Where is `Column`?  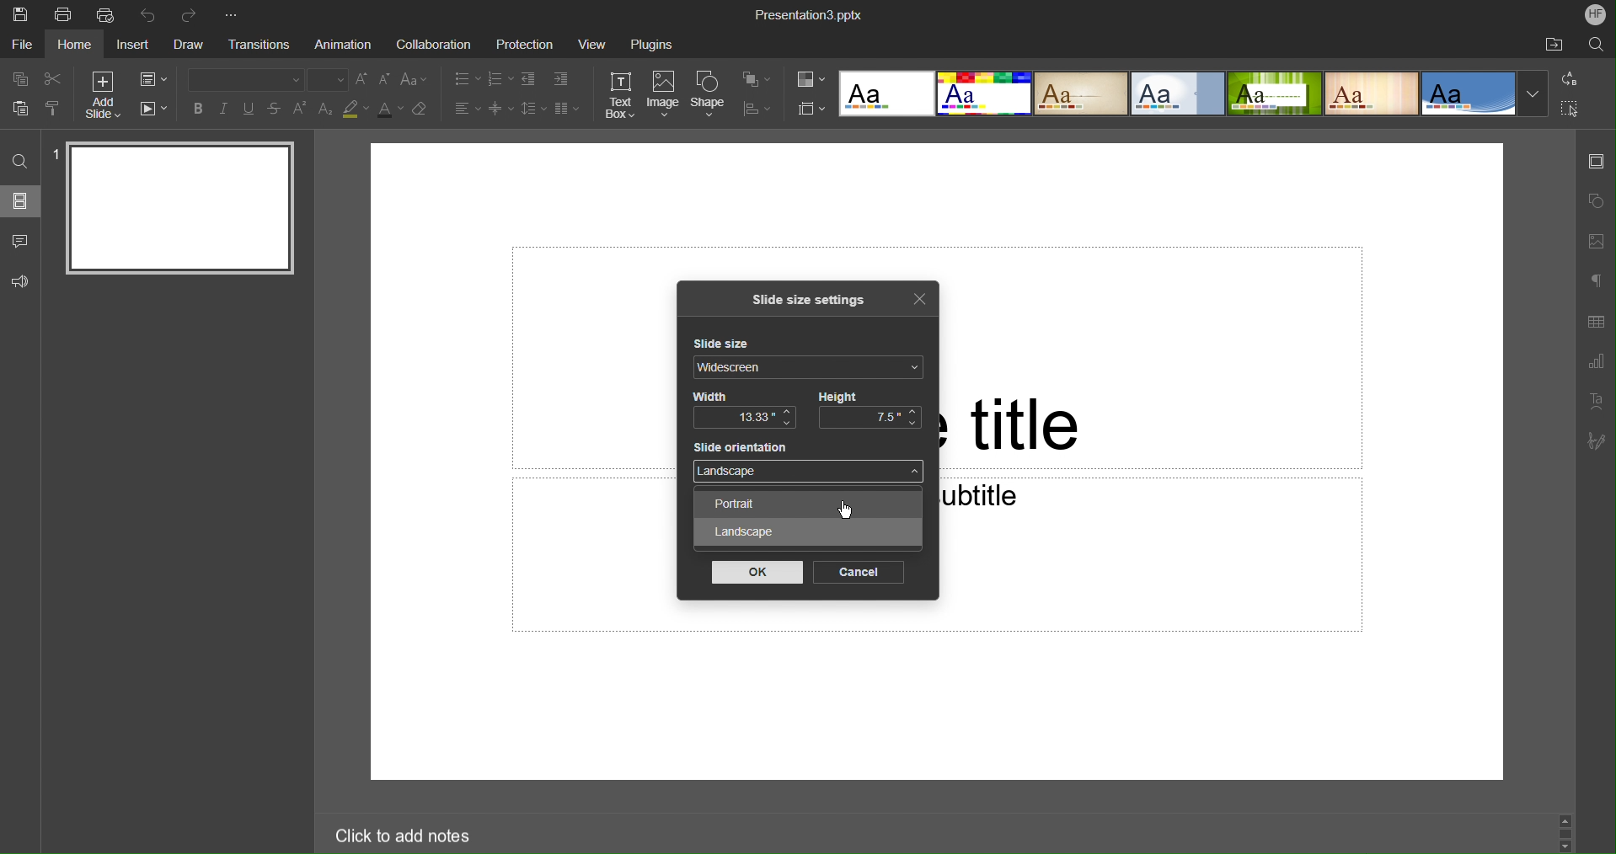
Column is located at coordinates (566, 109).